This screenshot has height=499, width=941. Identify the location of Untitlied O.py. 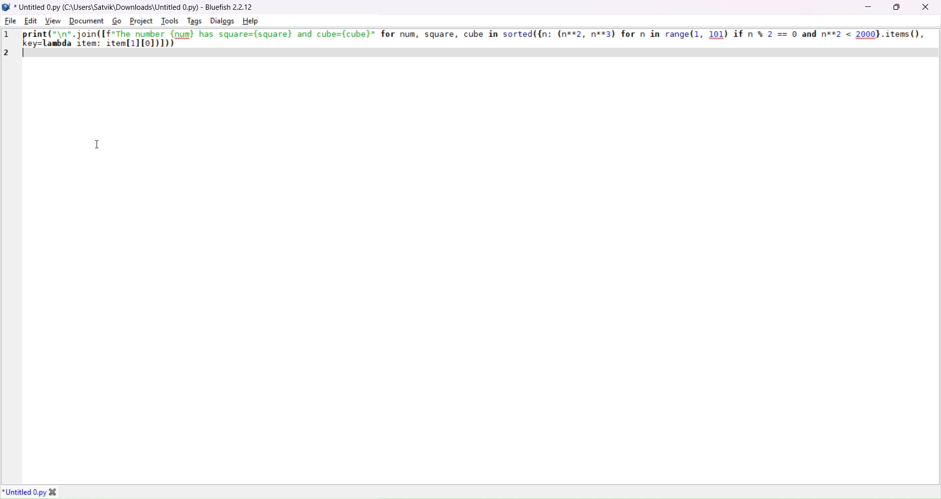
(24, 493).